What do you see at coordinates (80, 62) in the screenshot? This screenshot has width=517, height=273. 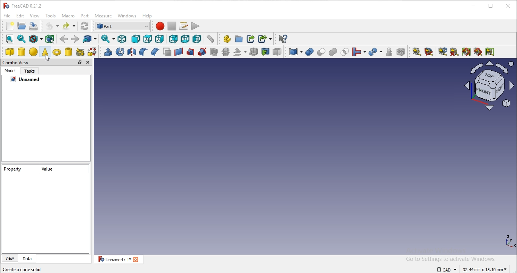 I see `restore tab` at bounding box center [80, 62].